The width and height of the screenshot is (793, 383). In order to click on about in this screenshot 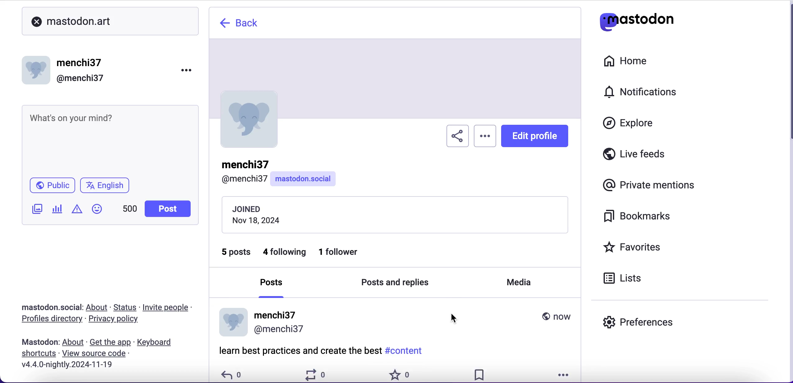, I will do `click(98, 308)`.